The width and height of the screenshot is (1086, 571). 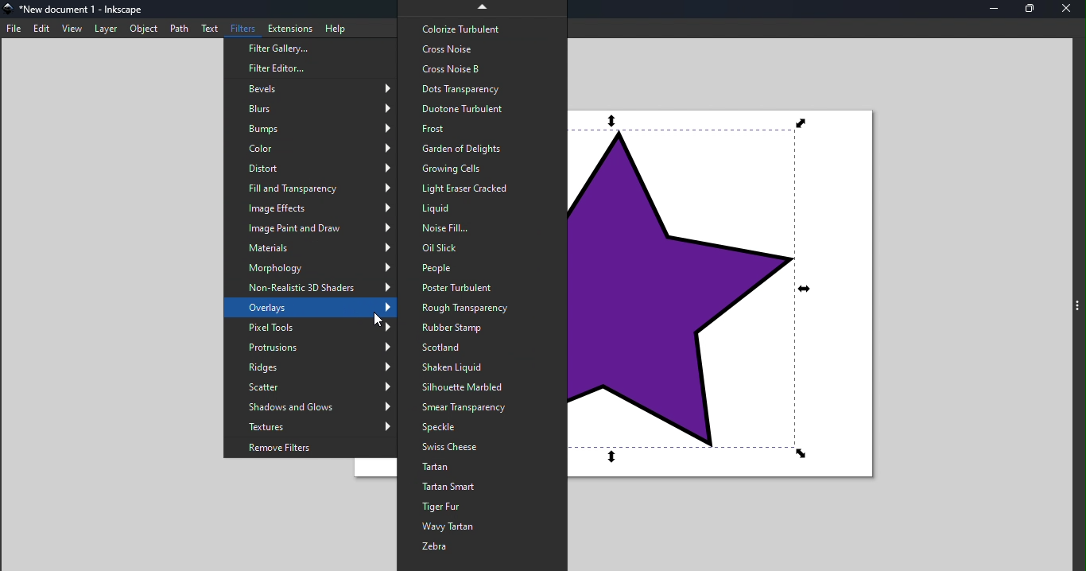 What do you see at coordinates (312, 446) in the screenshot?
I see `Remove filters` at bounding box center [312, 446].